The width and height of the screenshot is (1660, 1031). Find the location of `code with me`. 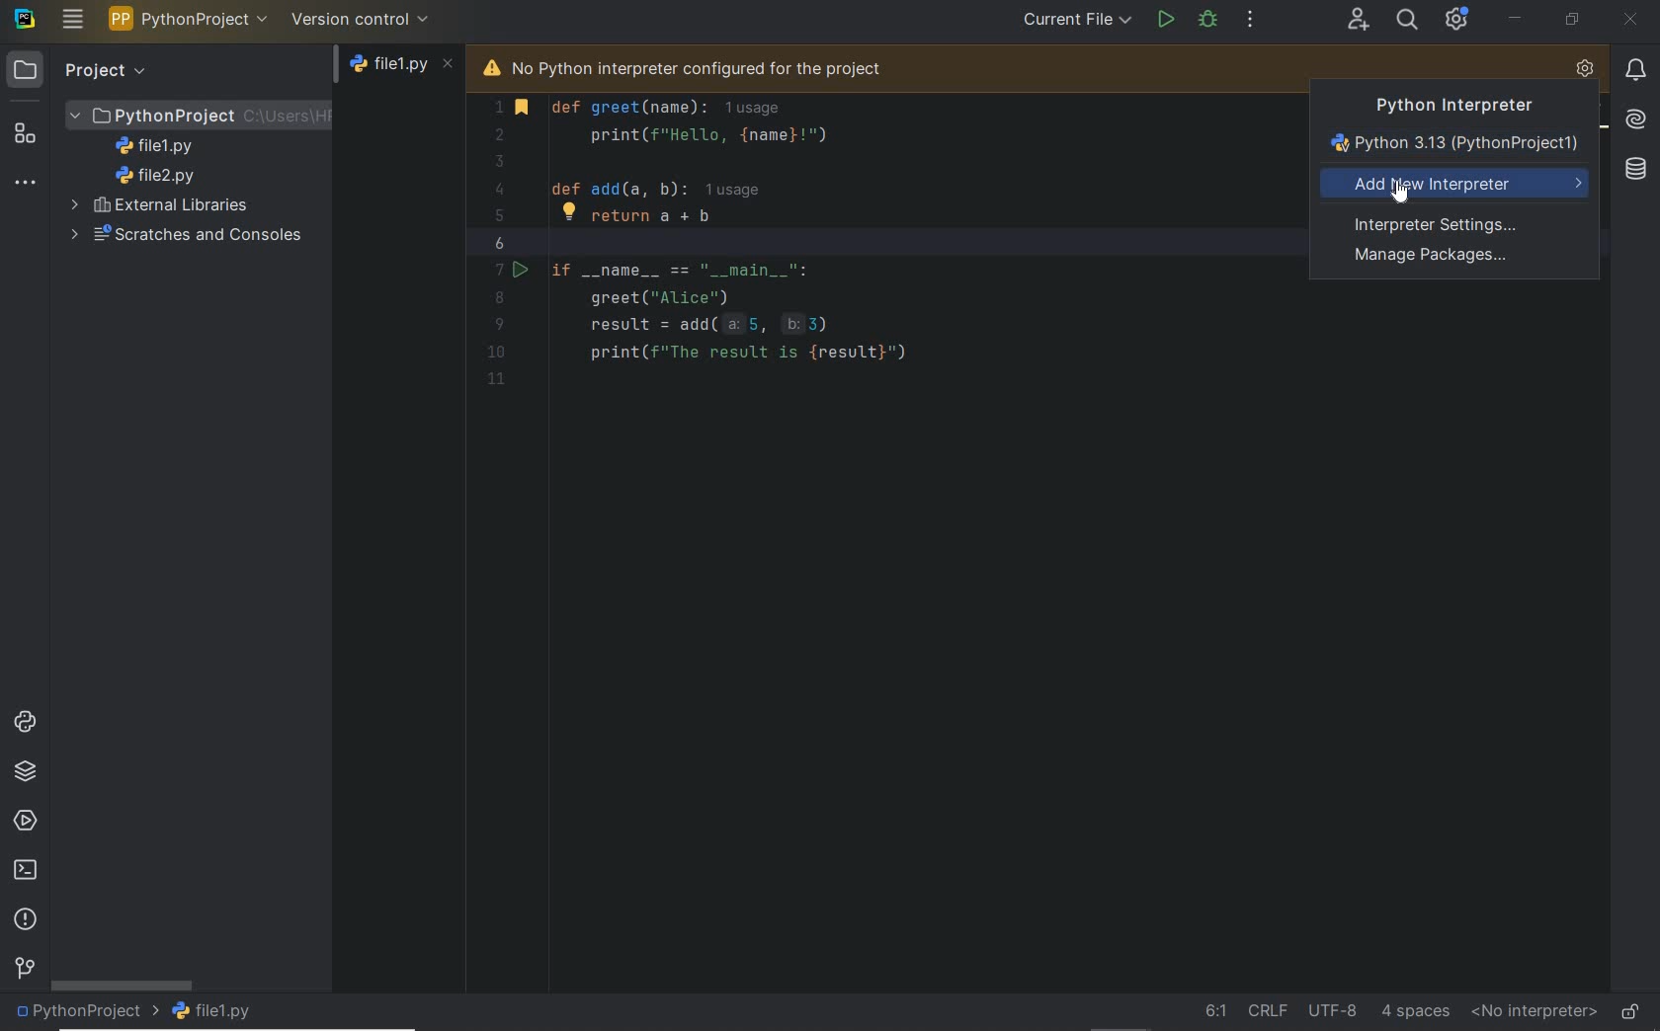

code with me is located at coordinates (1358, 21).